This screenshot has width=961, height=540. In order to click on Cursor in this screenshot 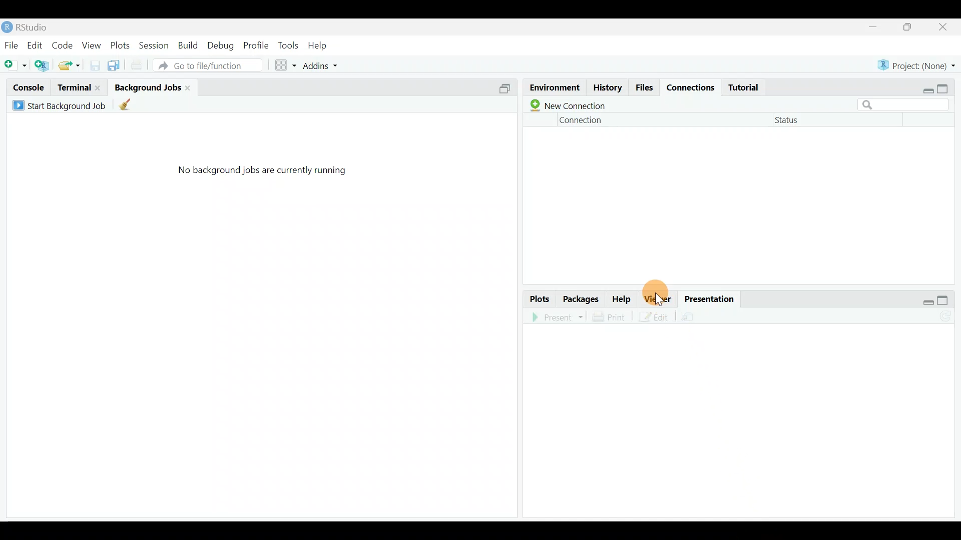, I will do `click(659, 293)`.